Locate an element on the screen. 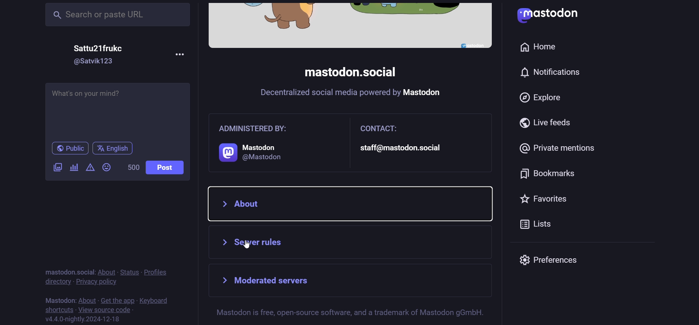 The height and width of the screenshot is (325, 699). list is located at coordinates (542, 226).